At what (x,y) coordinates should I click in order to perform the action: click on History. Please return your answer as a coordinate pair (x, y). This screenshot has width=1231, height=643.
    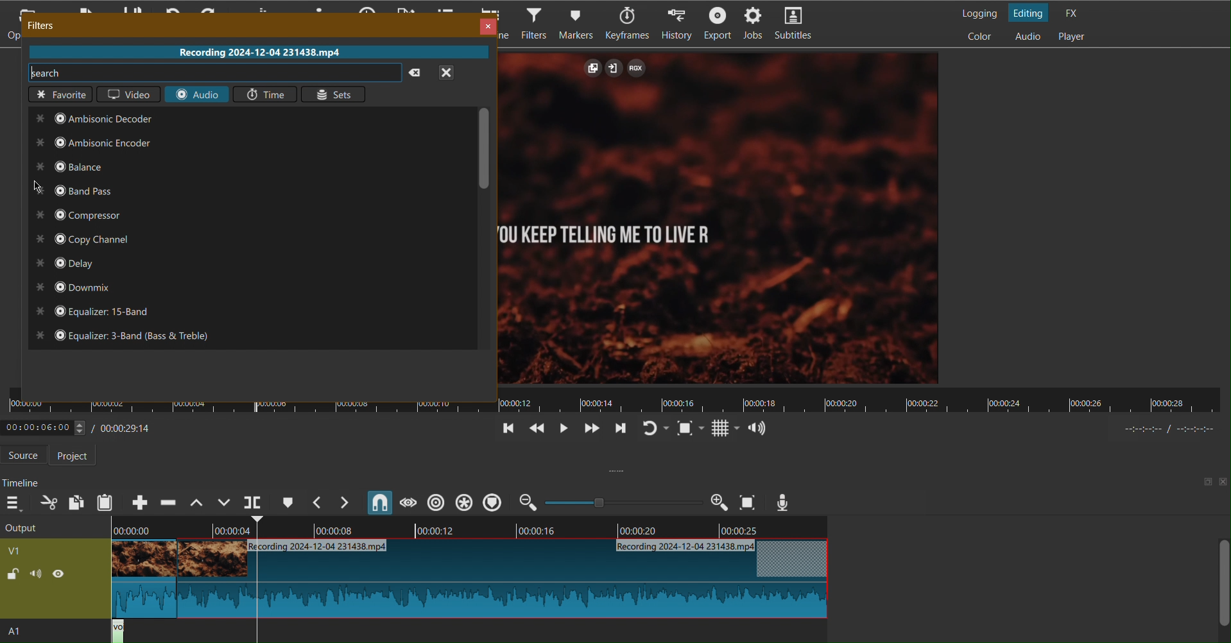
    Looking at the image, I should click on (677, 23).